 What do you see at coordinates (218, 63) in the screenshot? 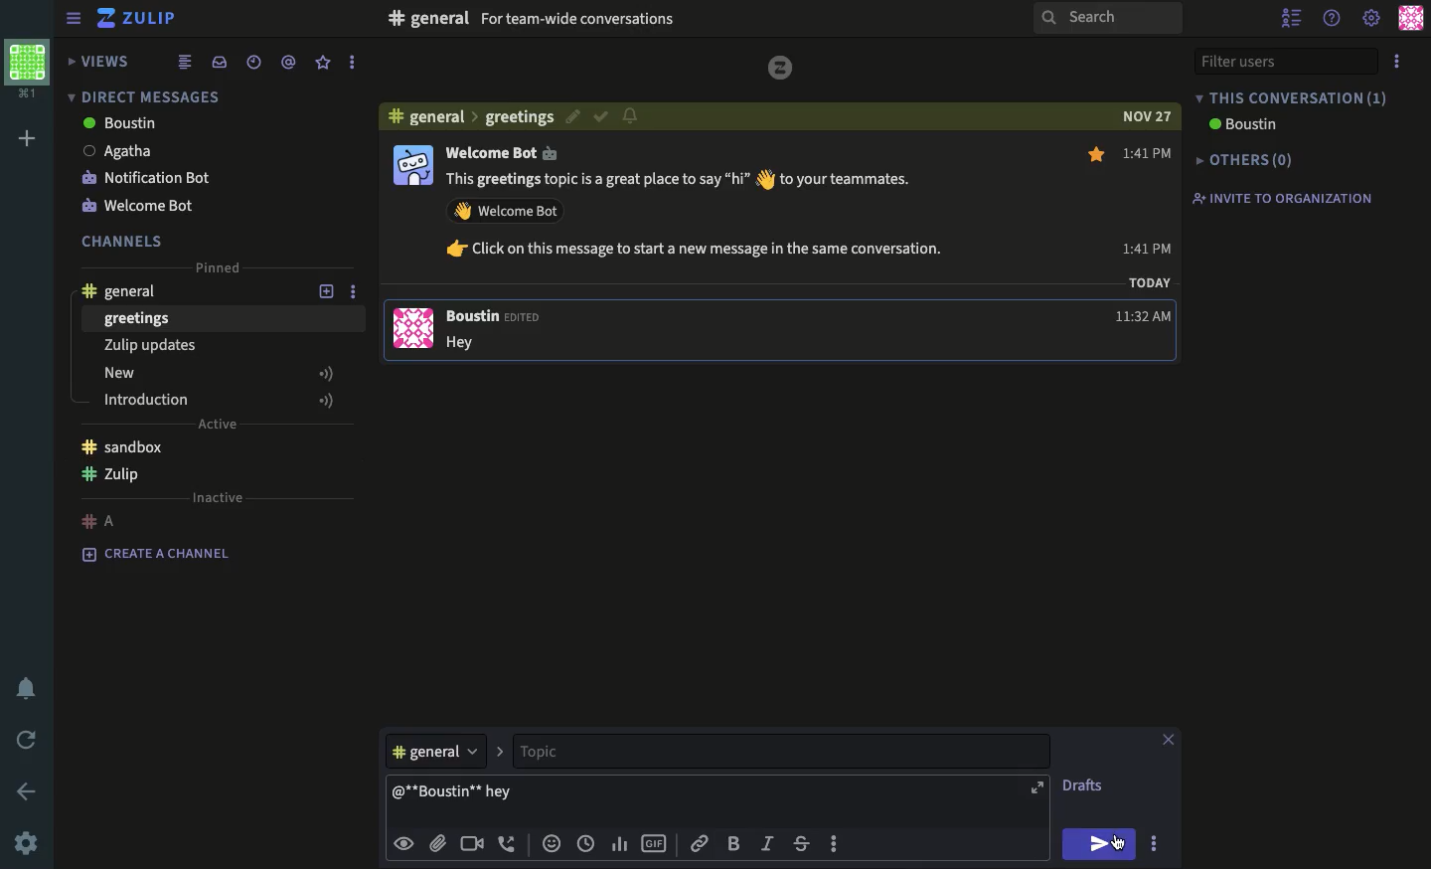
I see `inbox` at bounding box center [218, 63].